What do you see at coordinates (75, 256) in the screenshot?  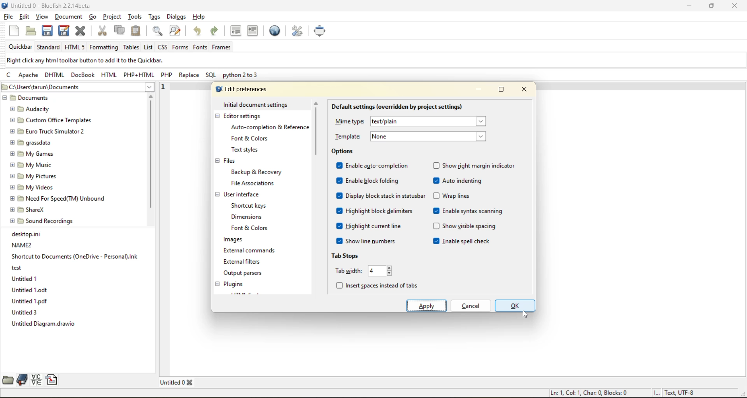 I see `Shortcut to Documents (OneDrive - Personal).Ink` at bounding box center [75, 256].